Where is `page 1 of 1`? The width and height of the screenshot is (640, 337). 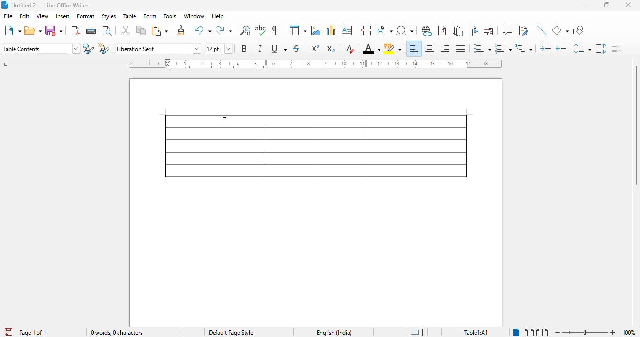
page 1 of 1 is located at coordinates (33, 332).